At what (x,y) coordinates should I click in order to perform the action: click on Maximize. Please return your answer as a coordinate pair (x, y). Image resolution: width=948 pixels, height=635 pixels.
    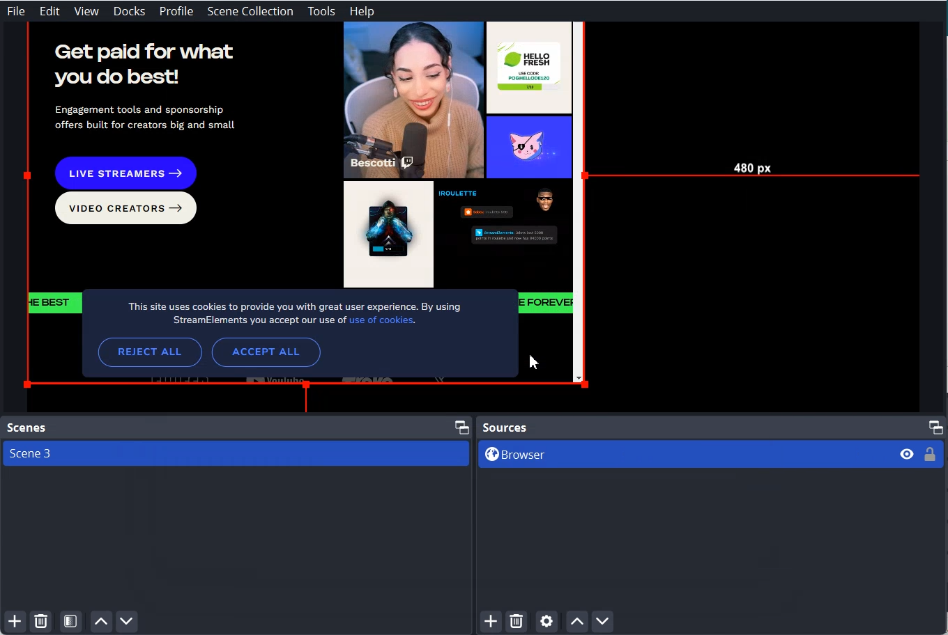
    Looking at the image, I should click on (462, 426).